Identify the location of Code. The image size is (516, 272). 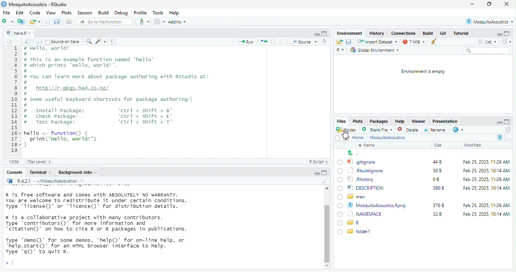
(34, 13).